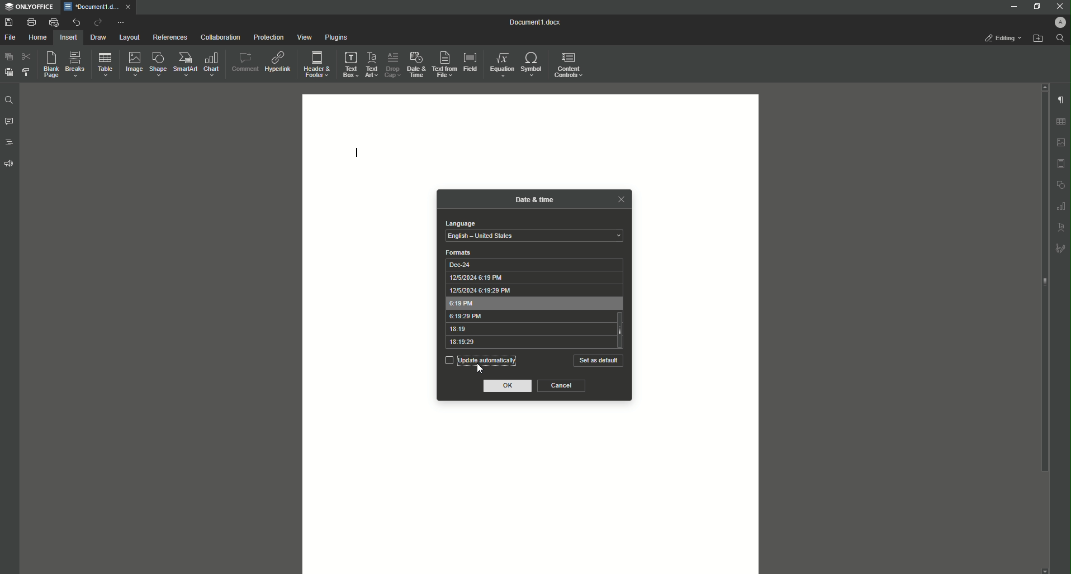  I want to click on Quick print, so click(53, 22).